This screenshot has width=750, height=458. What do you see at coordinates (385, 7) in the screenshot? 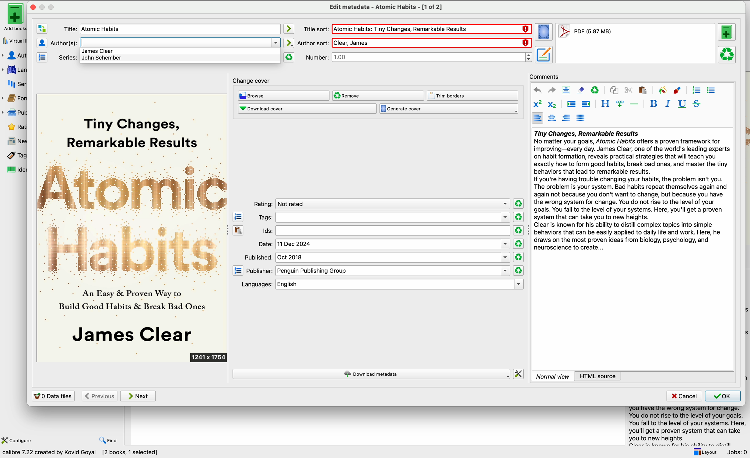
I see `edit metadata` at bounding box center [385, 7].